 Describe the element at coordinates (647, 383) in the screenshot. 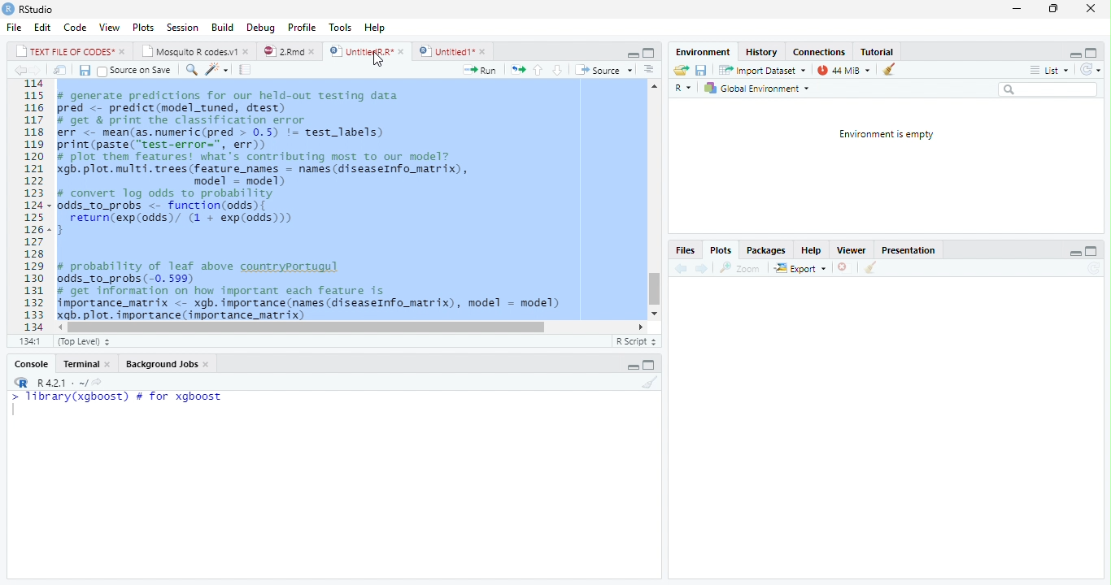

I see `Clean` at that location.